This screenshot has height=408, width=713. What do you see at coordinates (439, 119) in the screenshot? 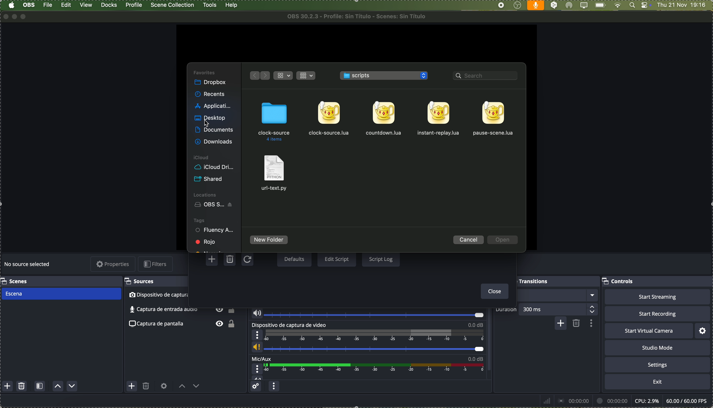
I see `file` at bounding box center [439, 119].